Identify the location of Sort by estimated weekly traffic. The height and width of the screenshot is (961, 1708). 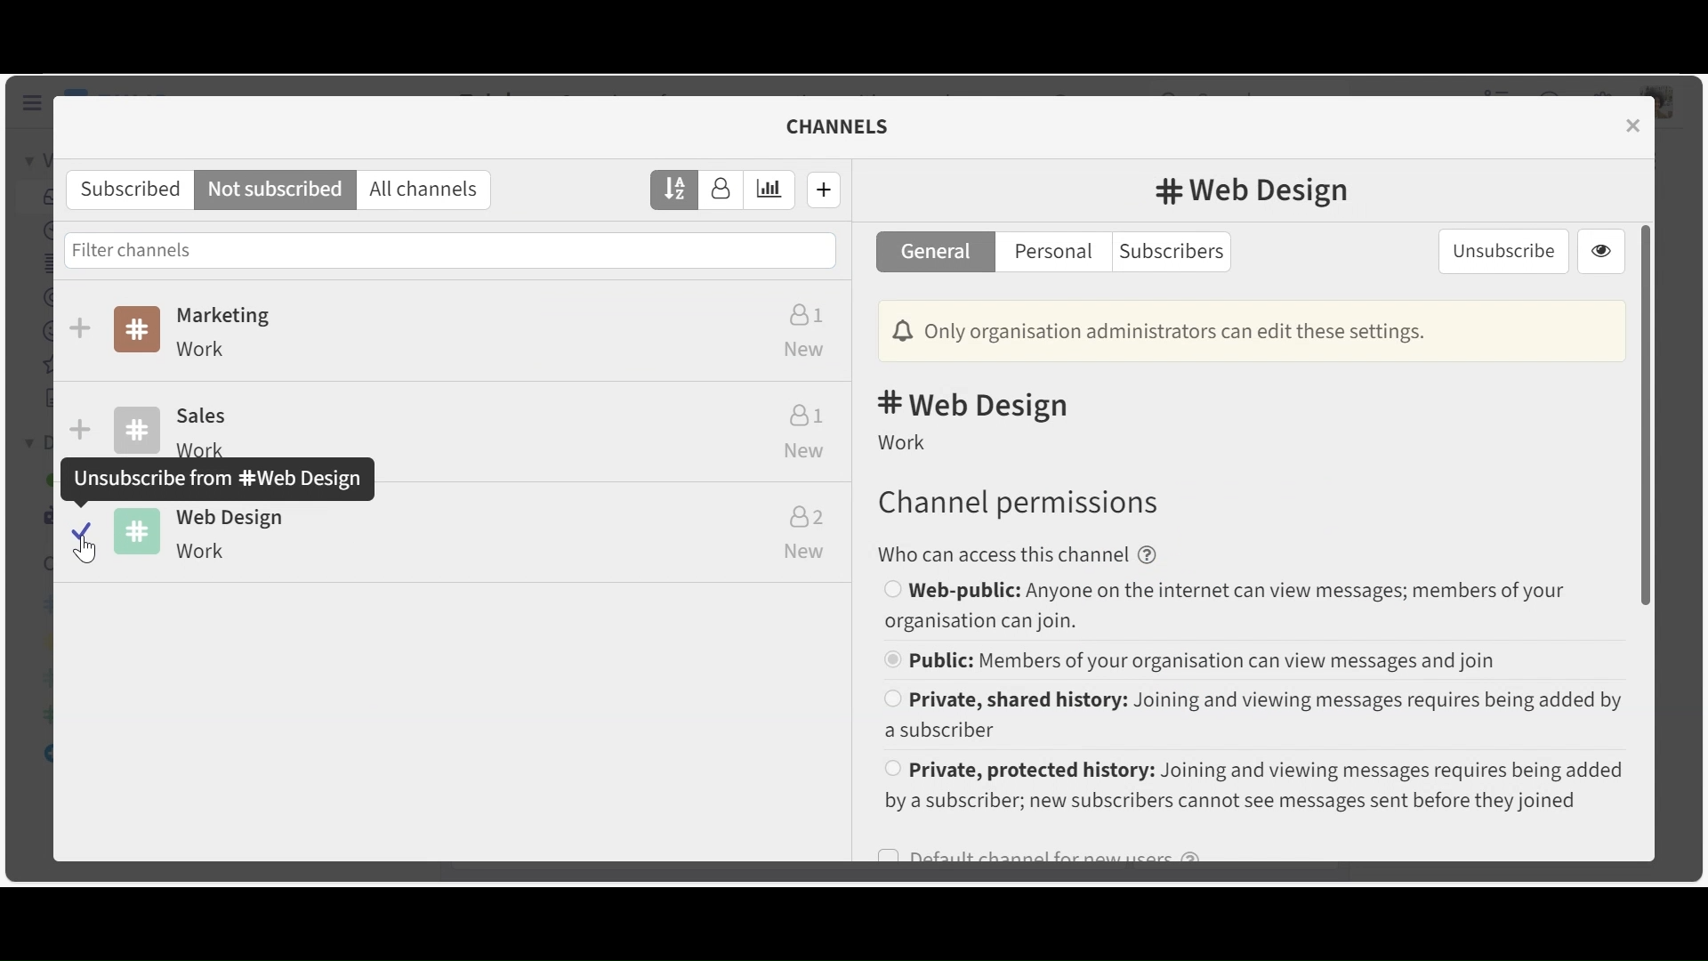
(768, 190).